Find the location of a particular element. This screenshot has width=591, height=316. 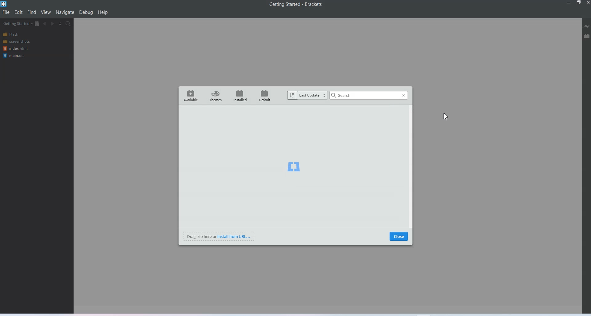

Navigate Backwards is located at coordinates (46, 24).